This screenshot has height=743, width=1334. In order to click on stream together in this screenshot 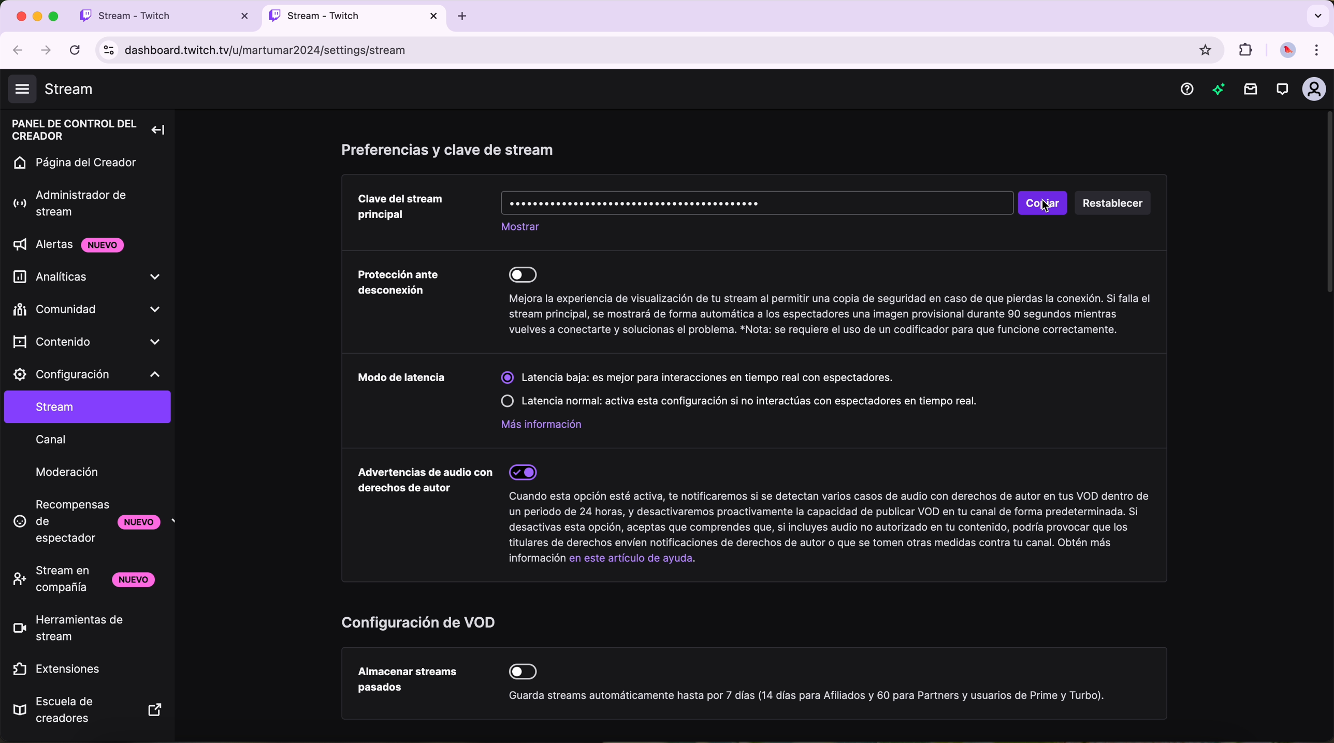, I will do `click(82, 581)`.